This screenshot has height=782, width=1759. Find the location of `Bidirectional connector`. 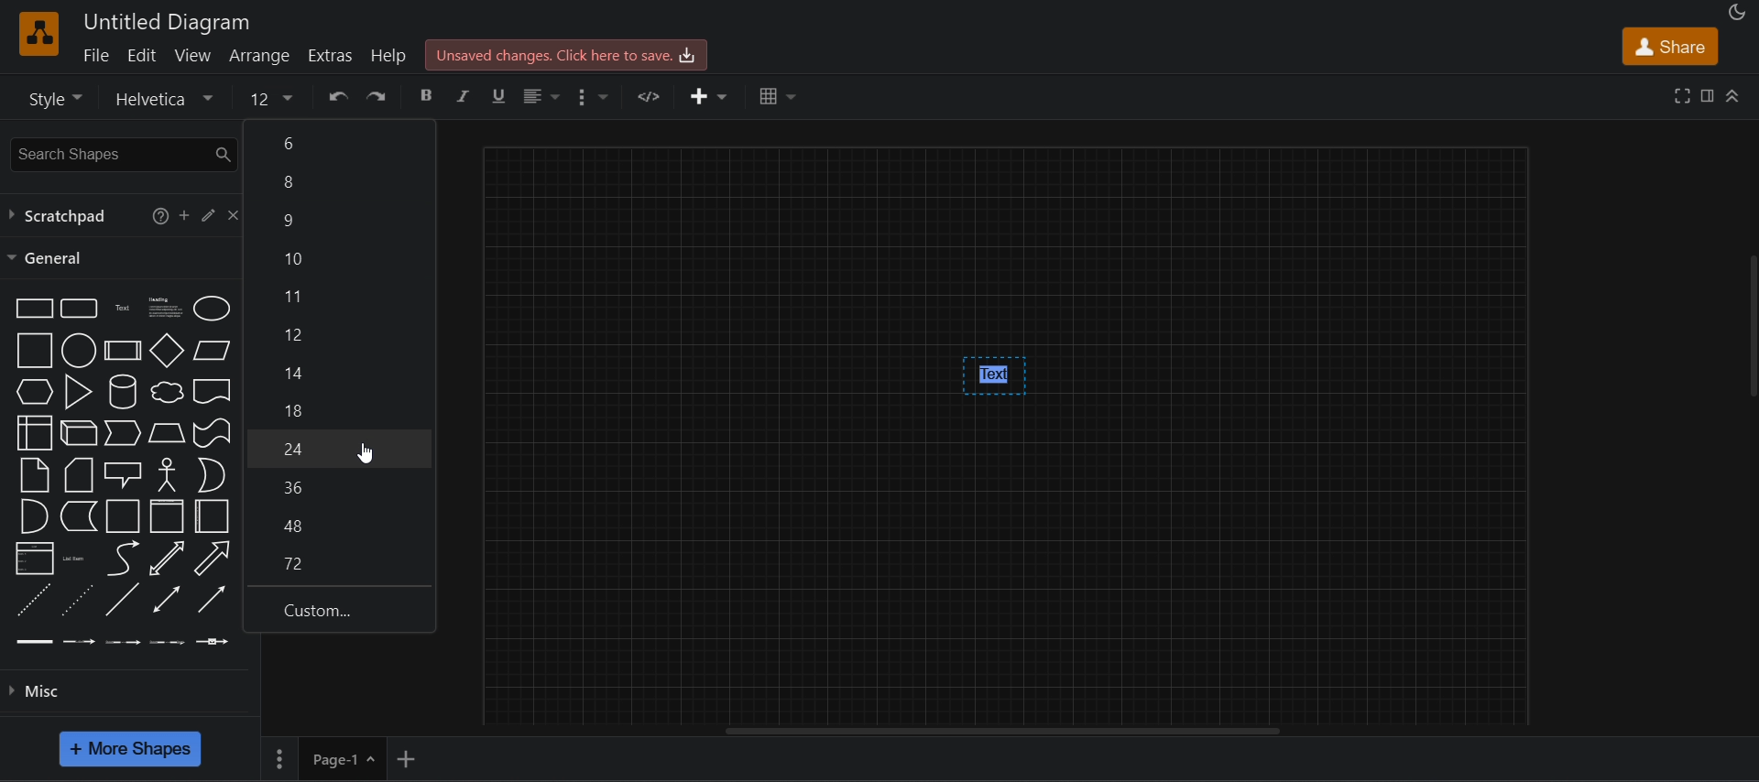

Bidirectional connector is located at coordinates (167, 599).